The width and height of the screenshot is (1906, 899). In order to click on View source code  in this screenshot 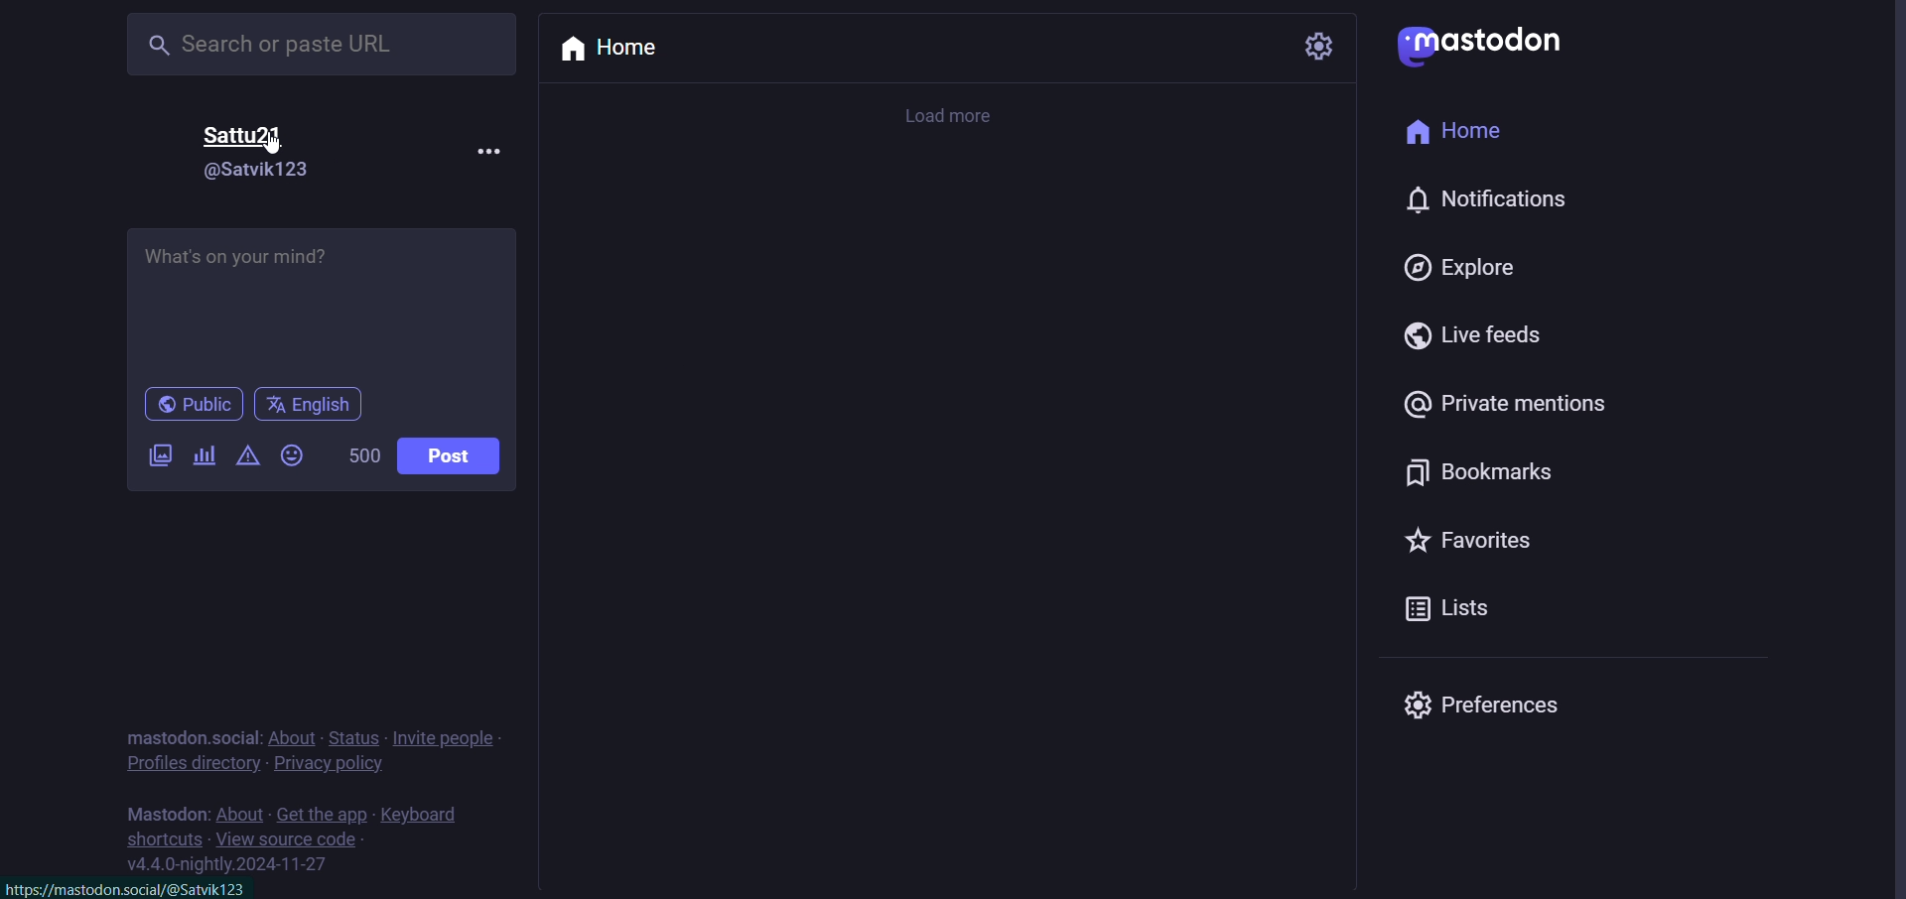, I will do `click(294, 838)`.